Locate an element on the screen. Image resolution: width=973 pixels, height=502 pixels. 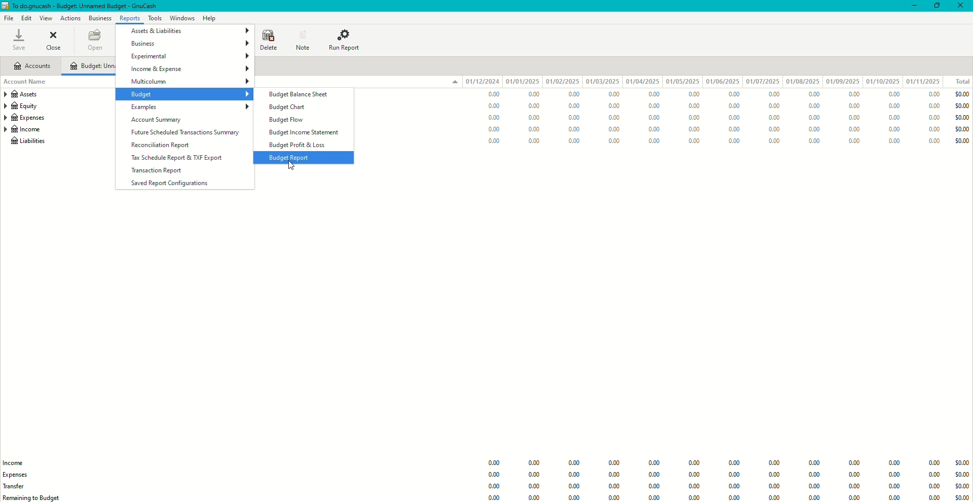
Reconciliation Report is located at coordinates (164, 144).